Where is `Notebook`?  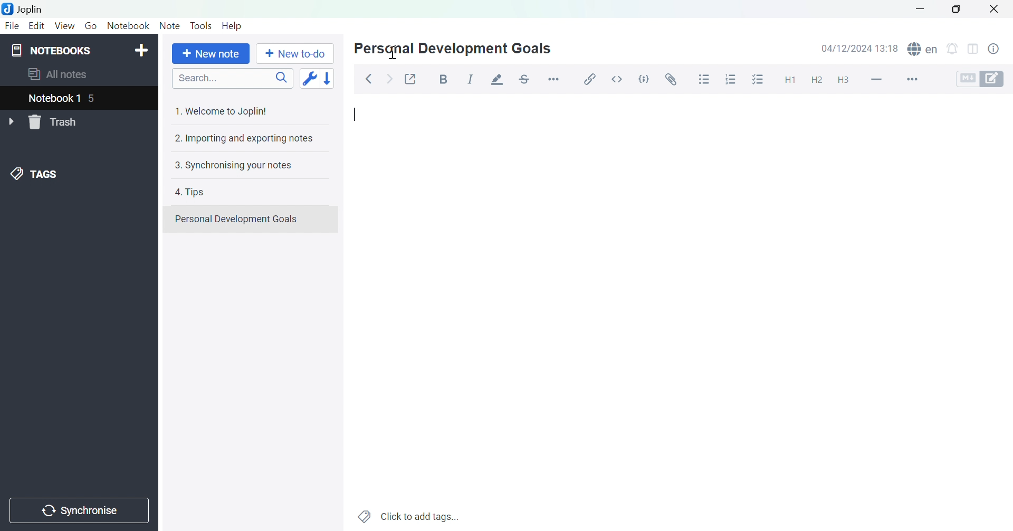
Notebook is located at coordinates (129, 27).